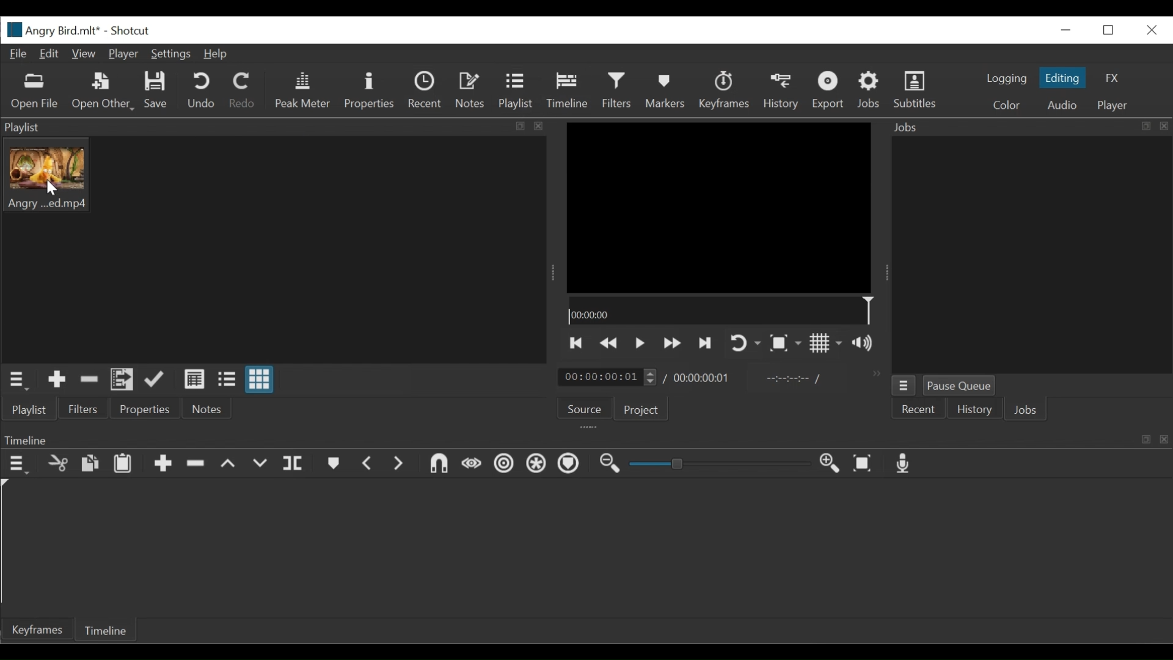  I want to click on Toggle player looping, so click(746, 343).